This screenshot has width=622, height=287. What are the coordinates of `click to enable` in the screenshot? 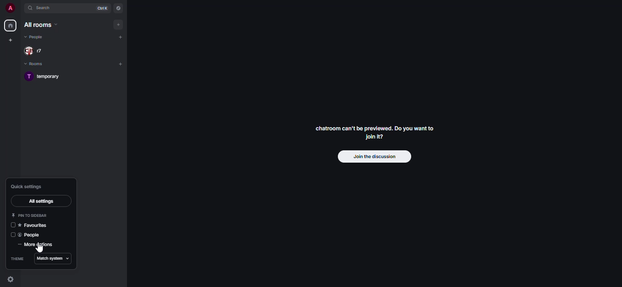 It's located at (13, 225).